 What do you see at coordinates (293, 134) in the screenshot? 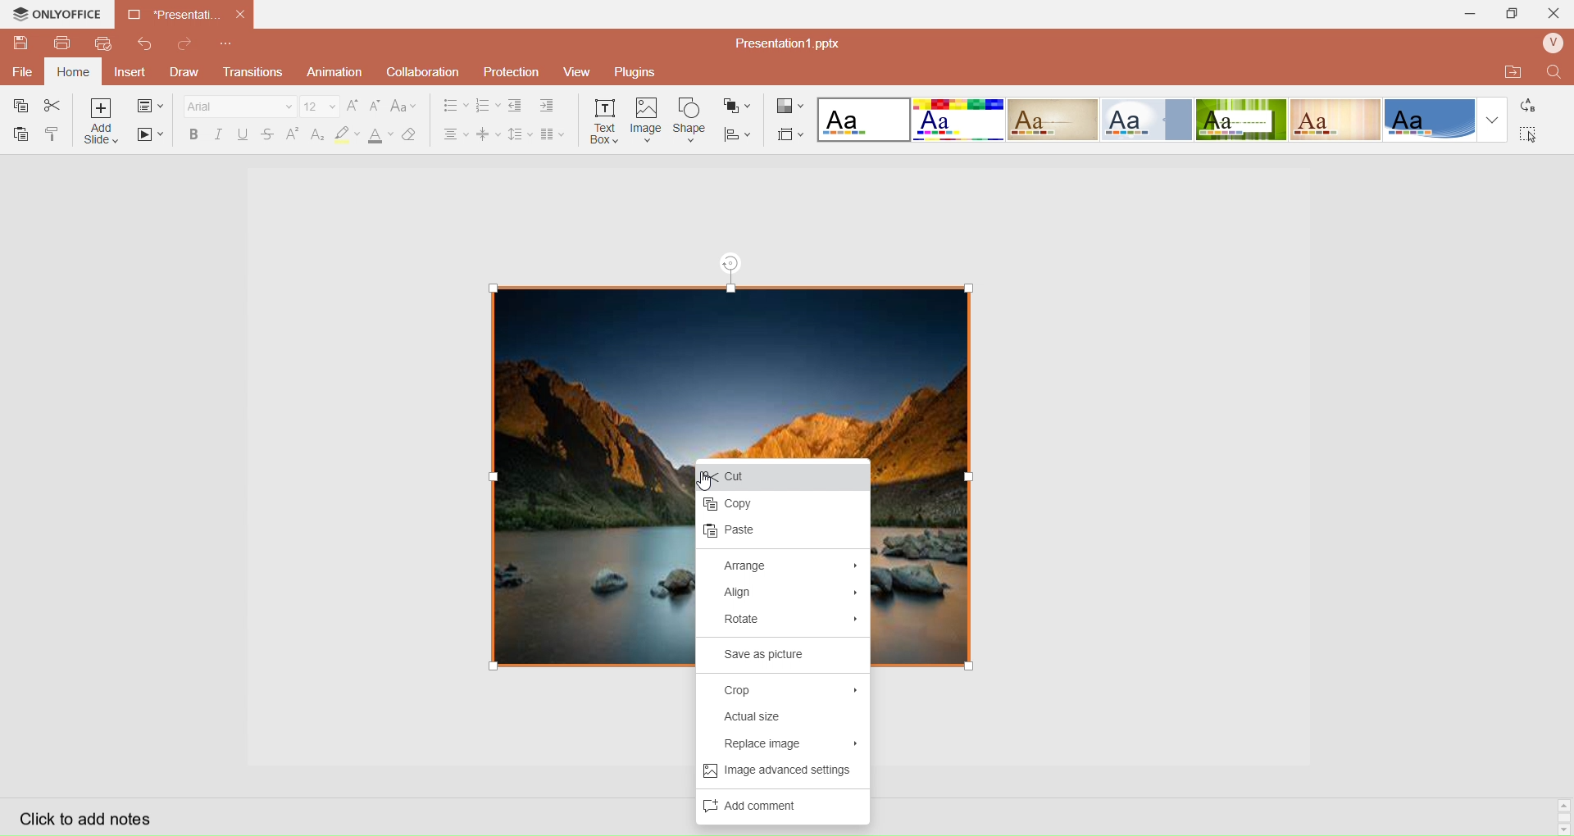
I see `Superscript` at bounding box center [293, 134].